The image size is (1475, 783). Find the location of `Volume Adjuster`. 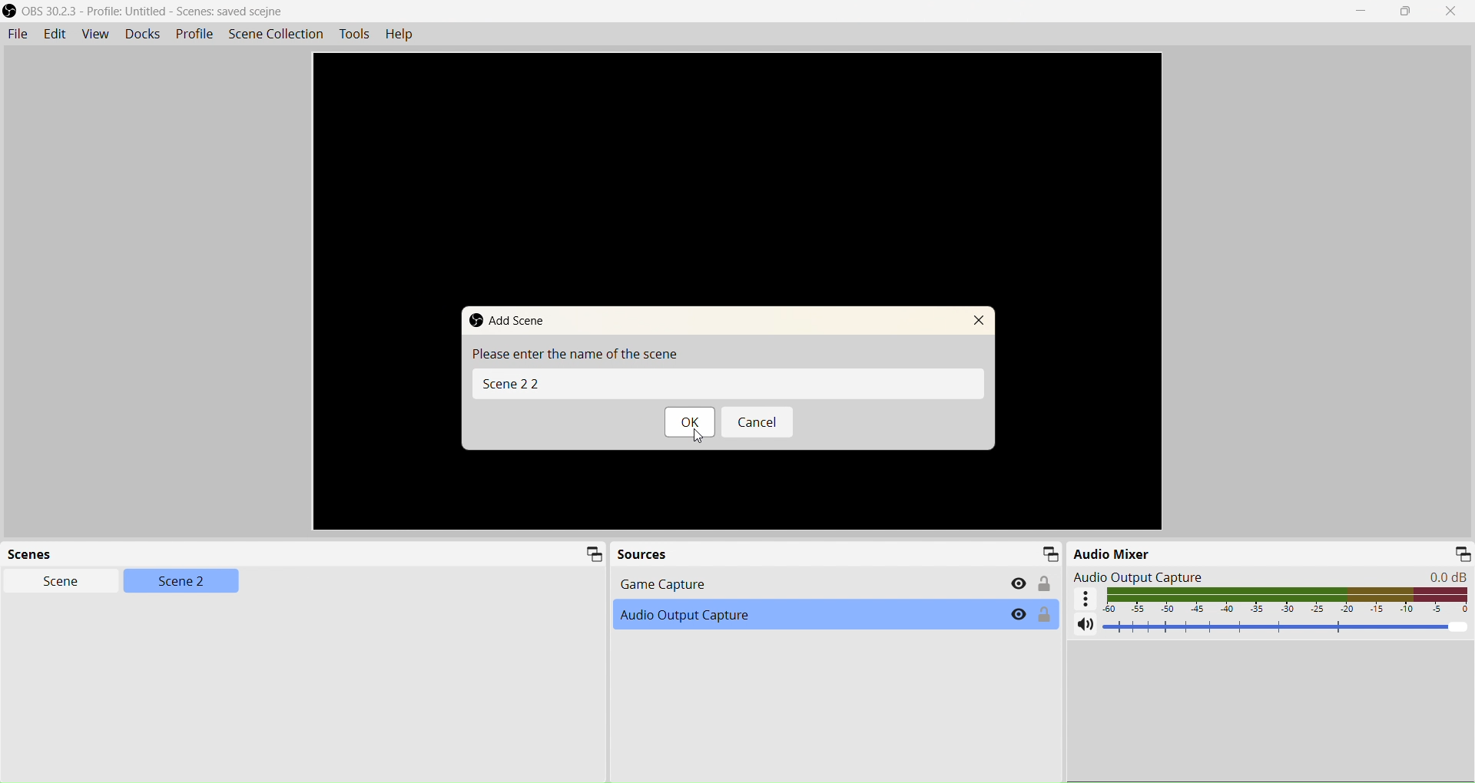

Volume Adjuster is located at coordinates (1288, 626).